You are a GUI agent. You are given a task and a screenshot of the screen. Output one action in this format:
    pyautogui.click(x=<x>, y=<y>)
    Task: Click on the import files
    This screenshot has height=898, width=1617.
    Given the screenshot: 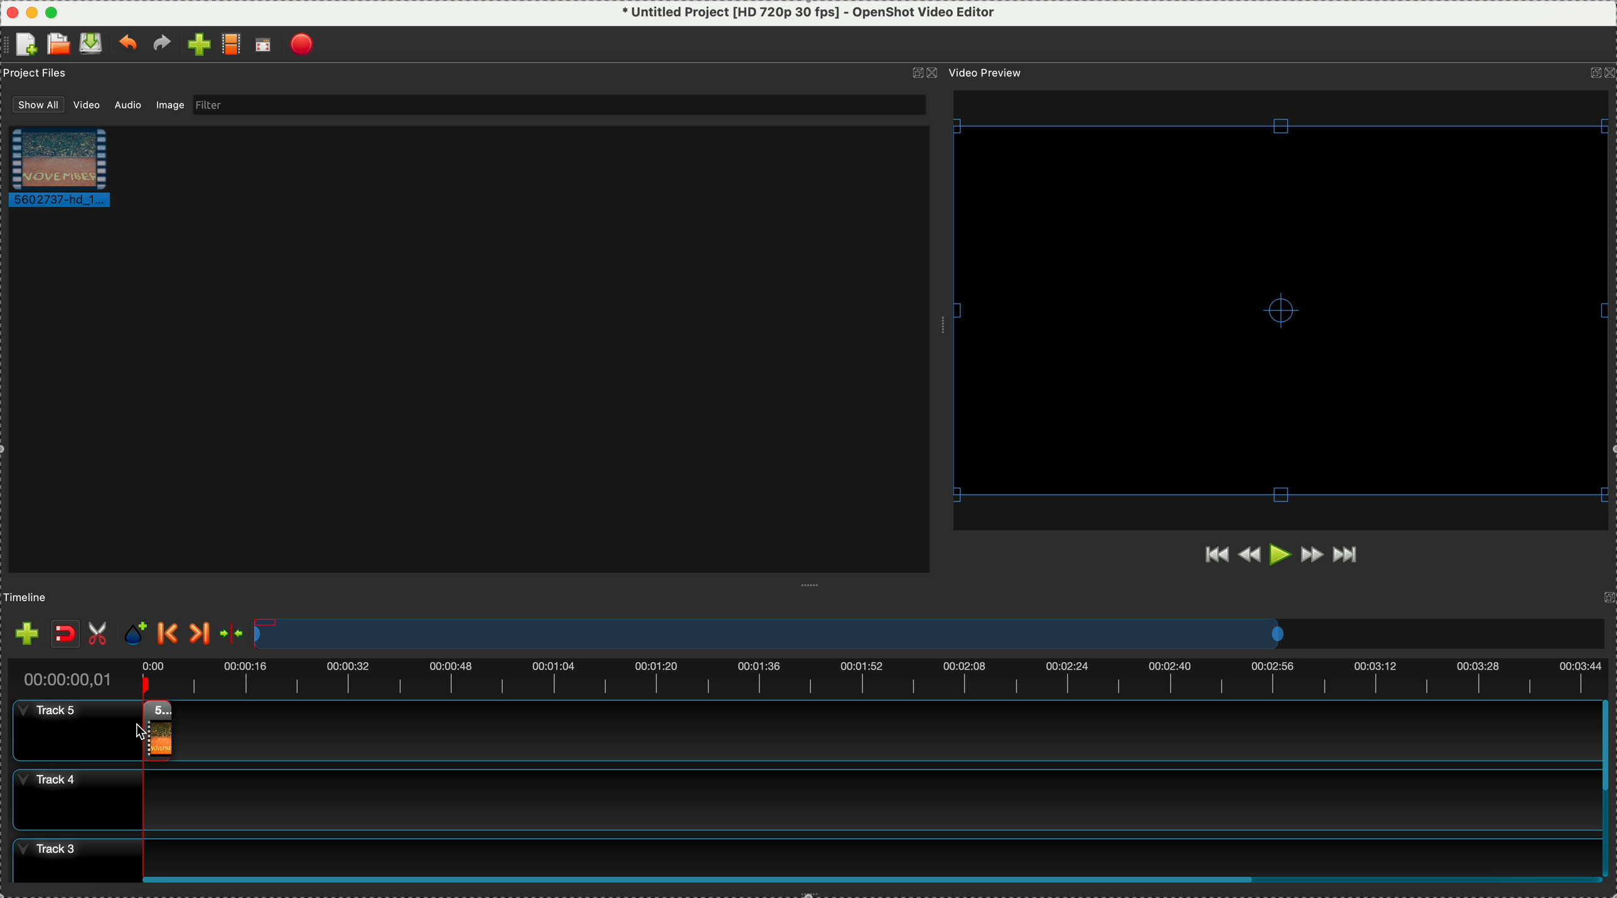 What is the action you would take?
    pyautogui.click(x=23, y=630)
    